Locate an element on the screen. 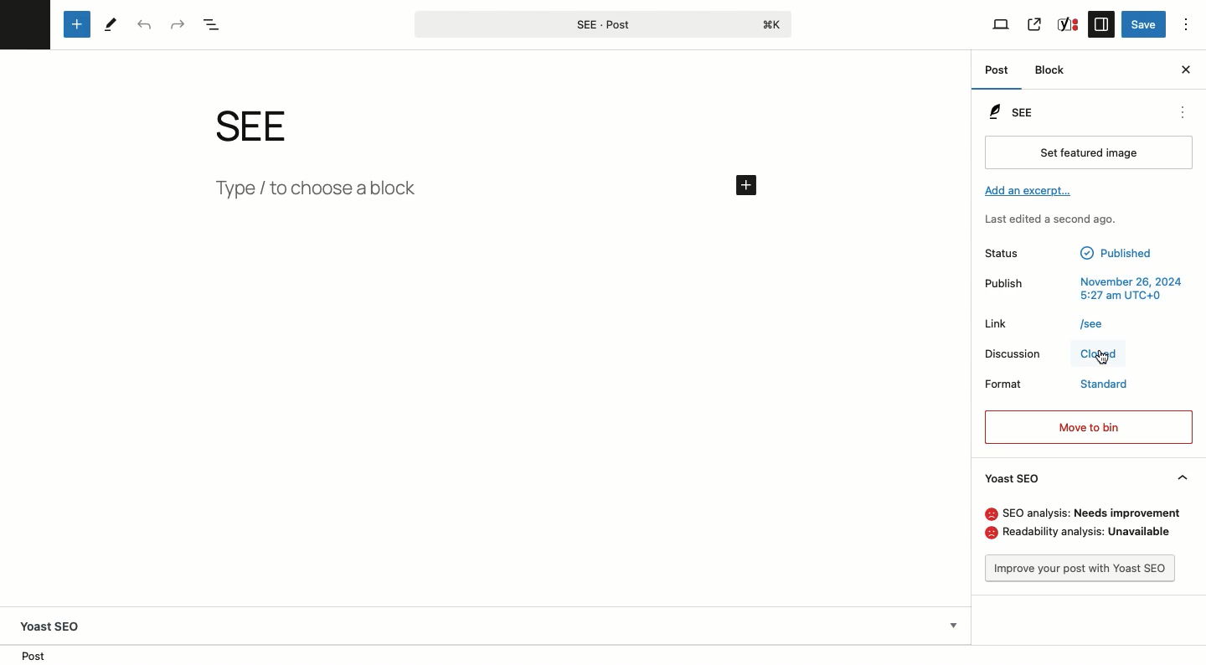 The height and width of the screenshot is (665, 1206). Show is located at coordinates (952, 622).